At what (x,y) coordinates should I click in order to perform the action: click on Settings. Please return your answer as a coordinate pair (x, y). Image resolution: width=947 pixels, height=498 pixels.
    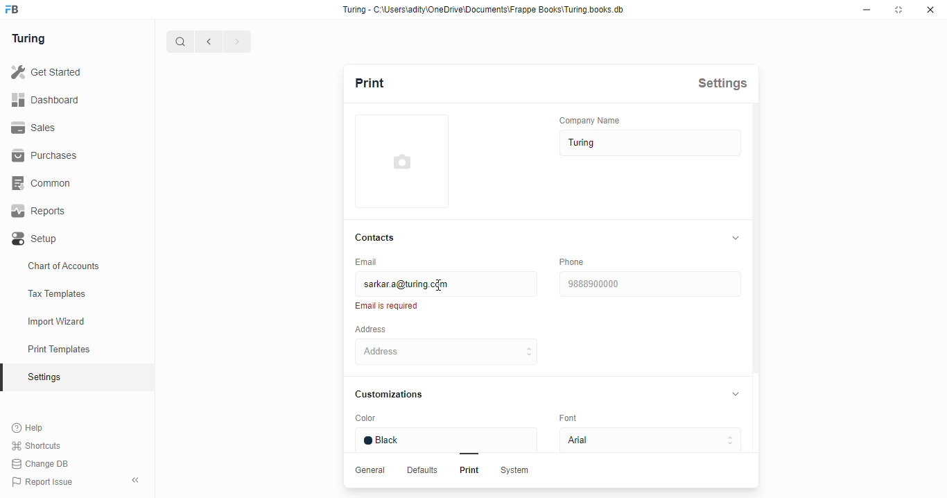
    Looking at the image, I should click on (727, 83).